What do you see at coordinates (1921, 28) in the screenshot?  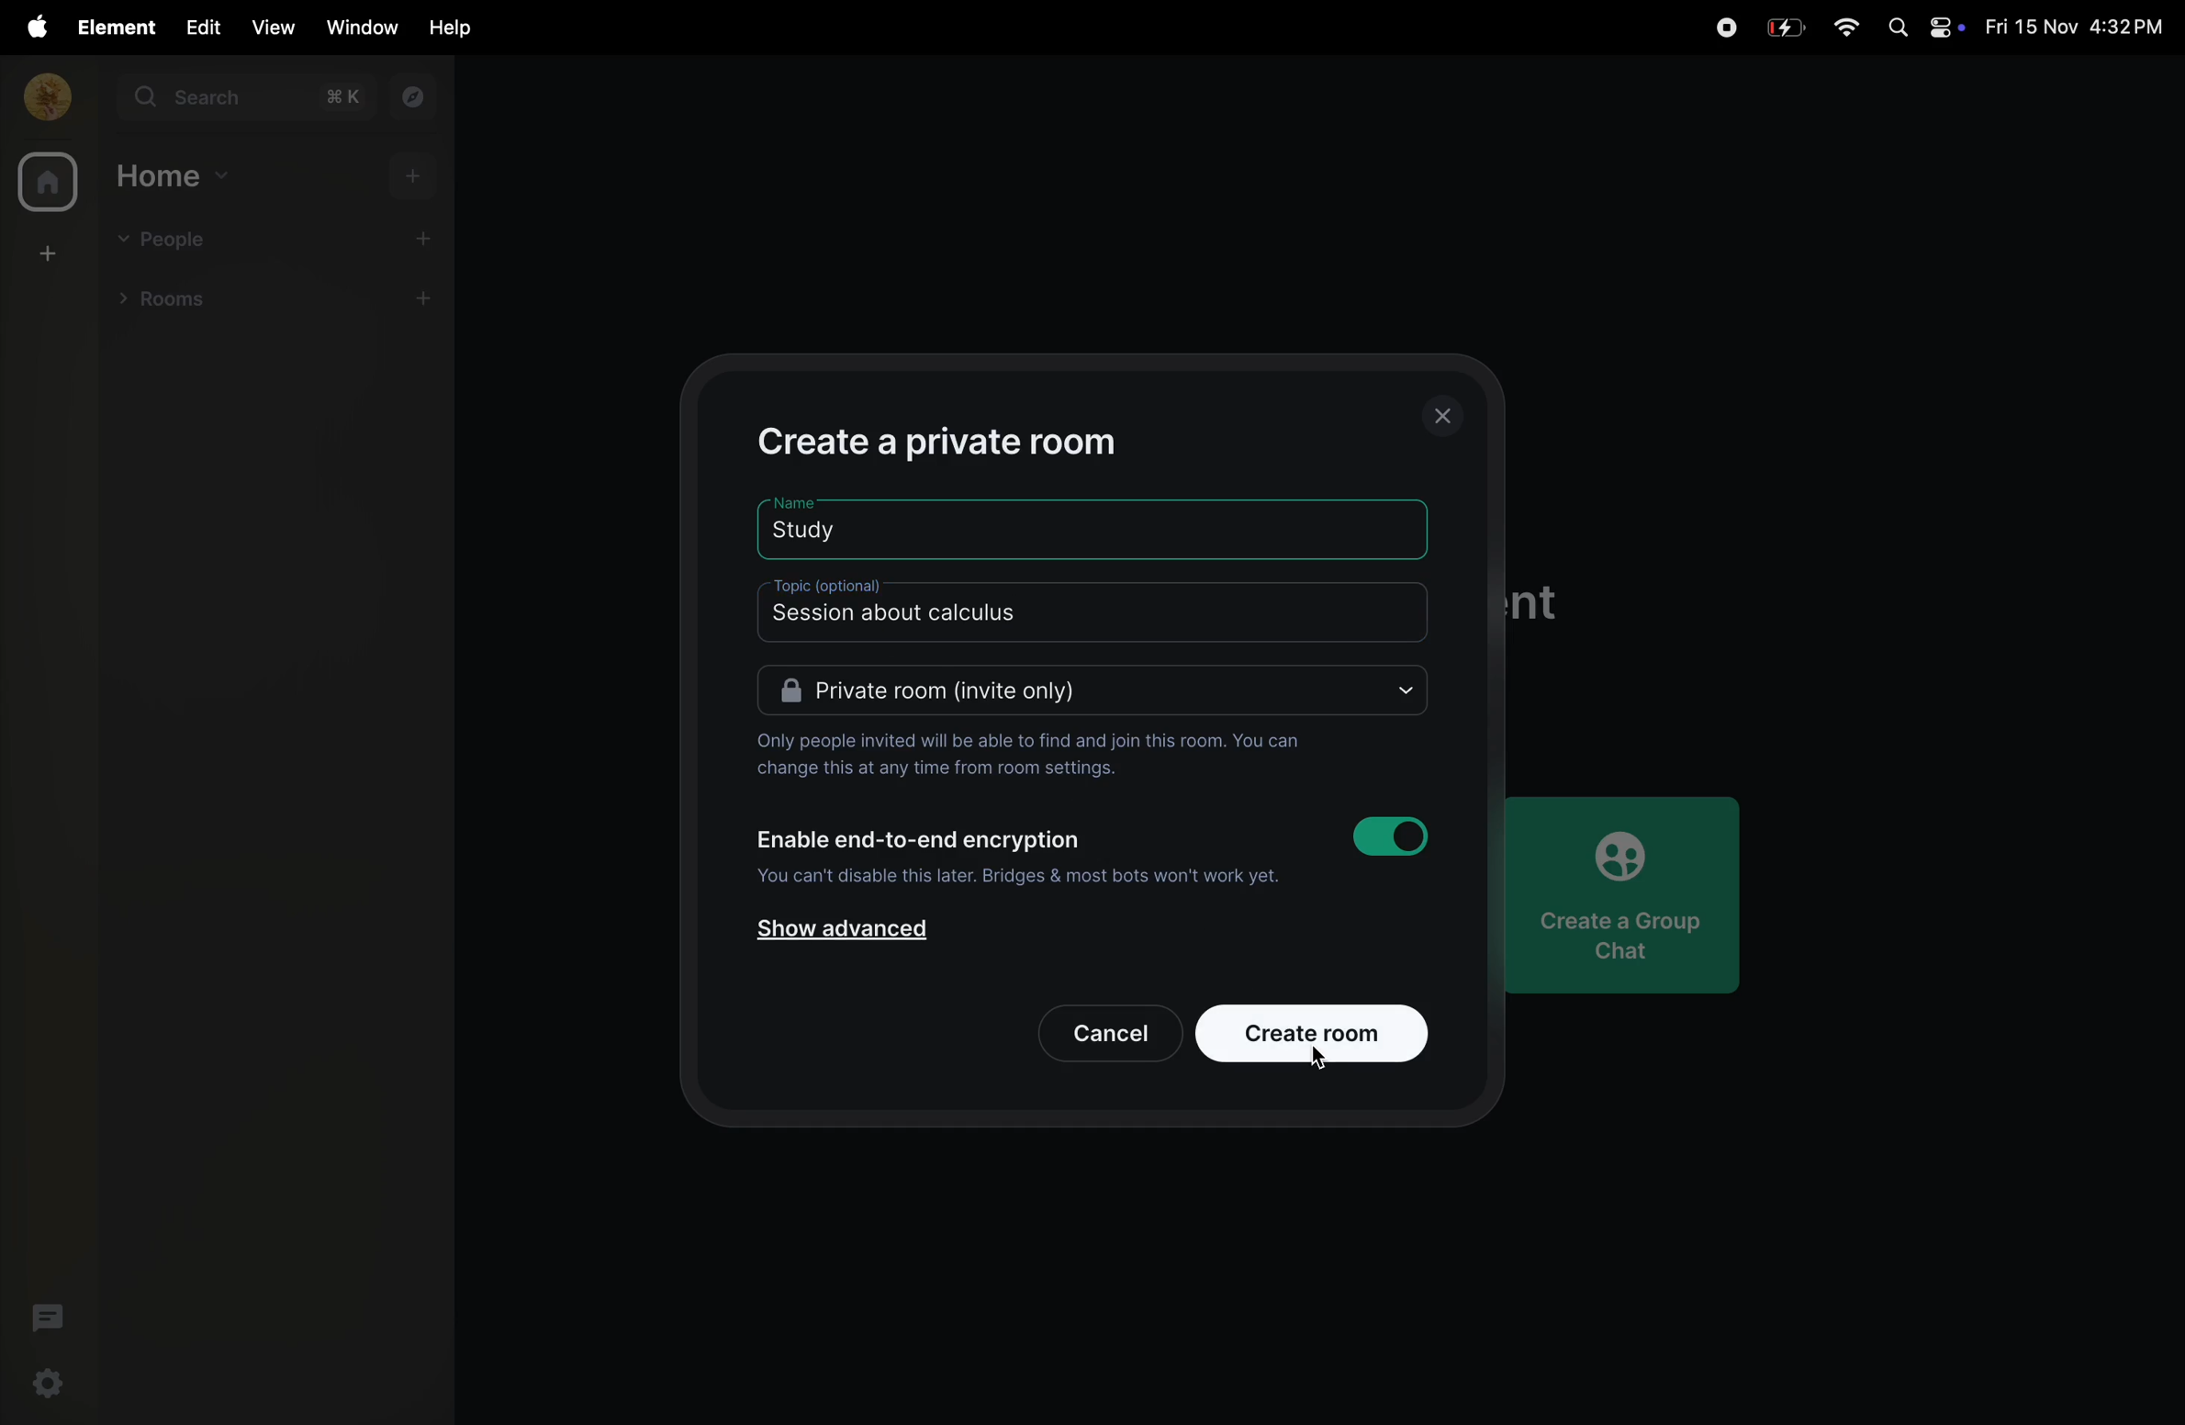 I see `apple widgets` at bounding box center [1921, 28].